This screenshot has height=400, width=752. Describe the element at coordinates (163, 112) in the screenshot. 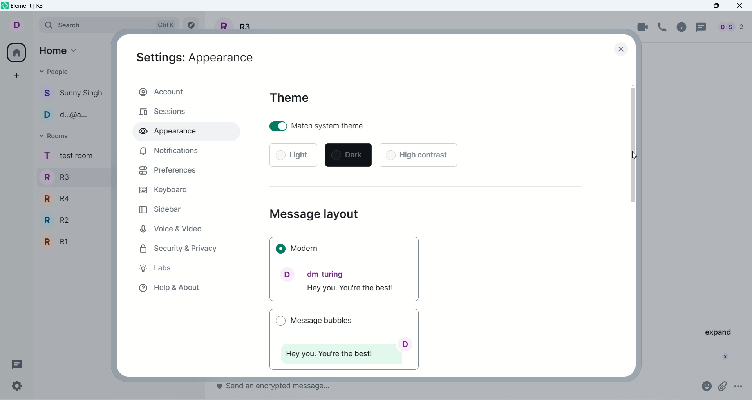

I see `sessions` at that location.